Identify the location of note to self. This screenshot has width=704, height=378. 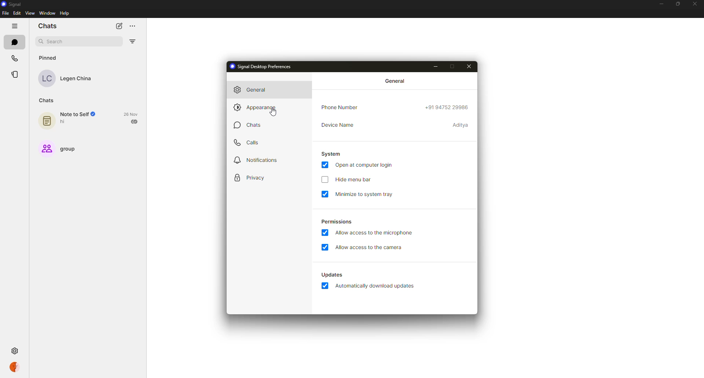
(70, 119).